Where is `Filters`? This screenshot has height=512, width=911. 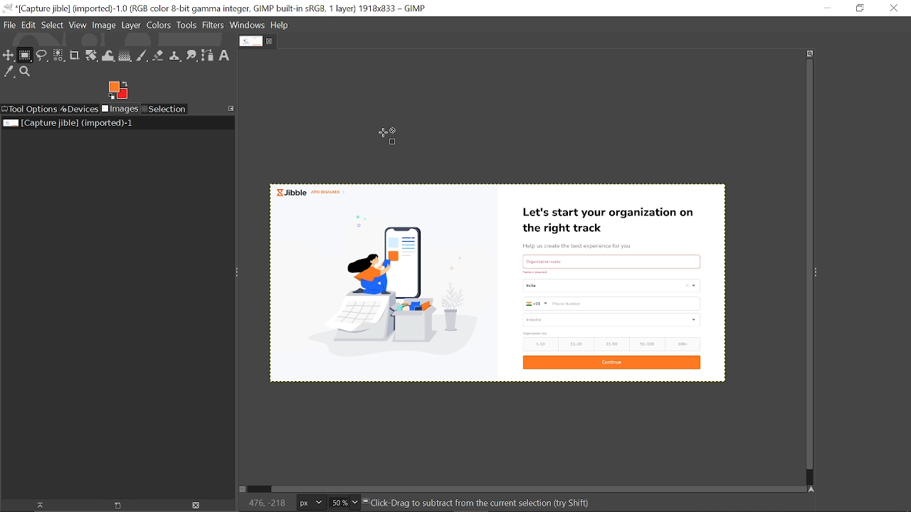 Filters is located at coordinates (214, 26).